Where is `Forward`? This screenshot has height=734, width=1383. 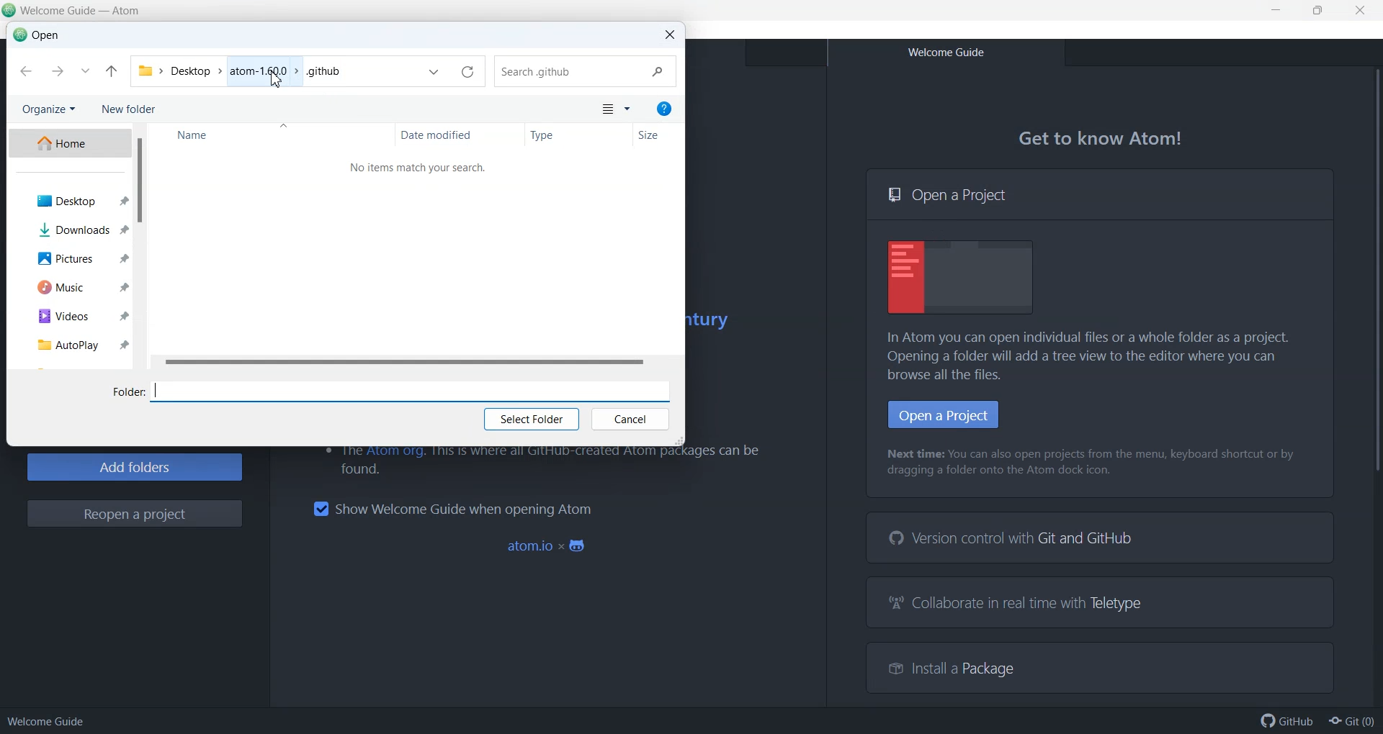
Forward is located at coordinates (56, 71).